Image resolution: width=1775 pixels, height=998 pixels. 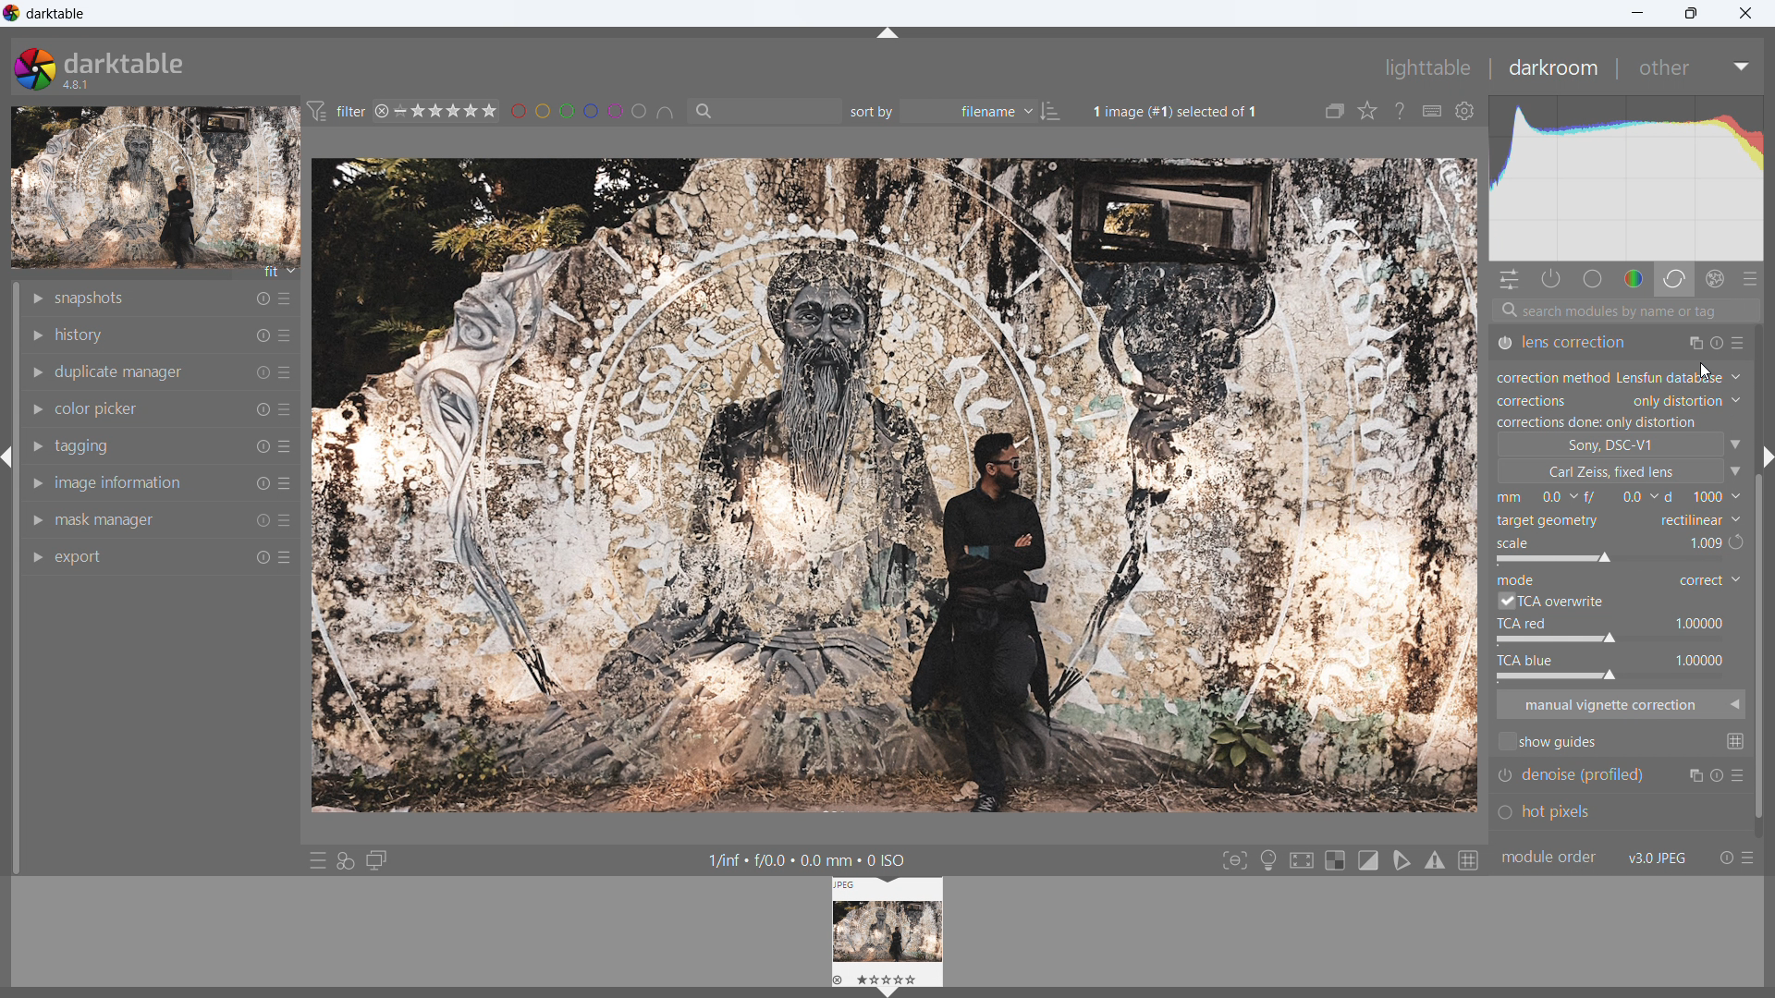 I want to click on no rating, so click(x=405, y=113).